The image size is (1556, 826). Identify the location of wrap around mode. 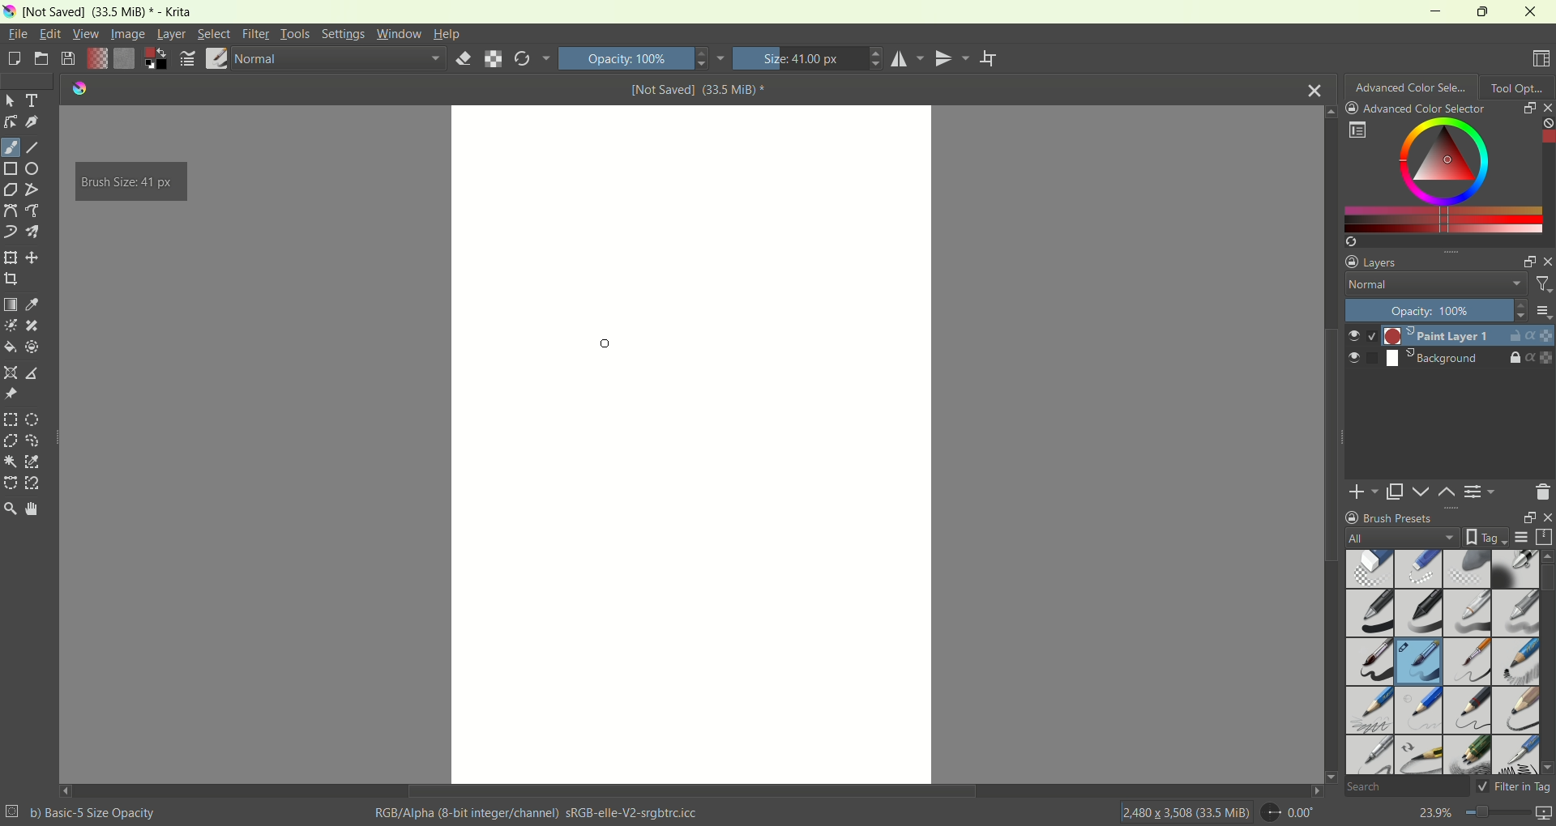
(990, 59).